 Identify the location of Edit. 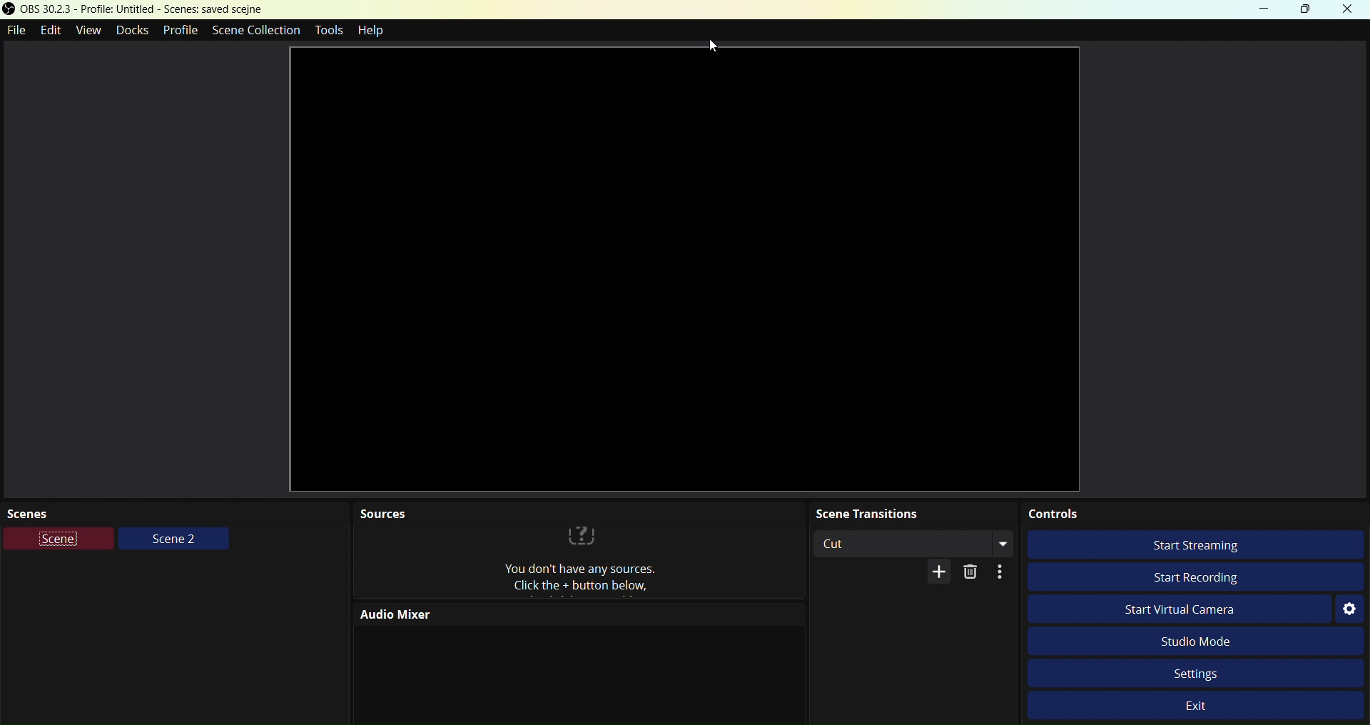
(54, 31).